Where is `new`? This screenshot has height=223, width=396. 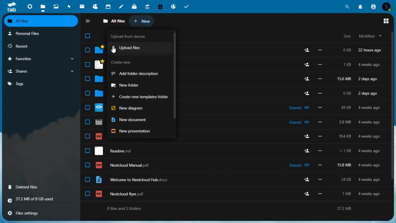
new is located at coordinates (142, 21).